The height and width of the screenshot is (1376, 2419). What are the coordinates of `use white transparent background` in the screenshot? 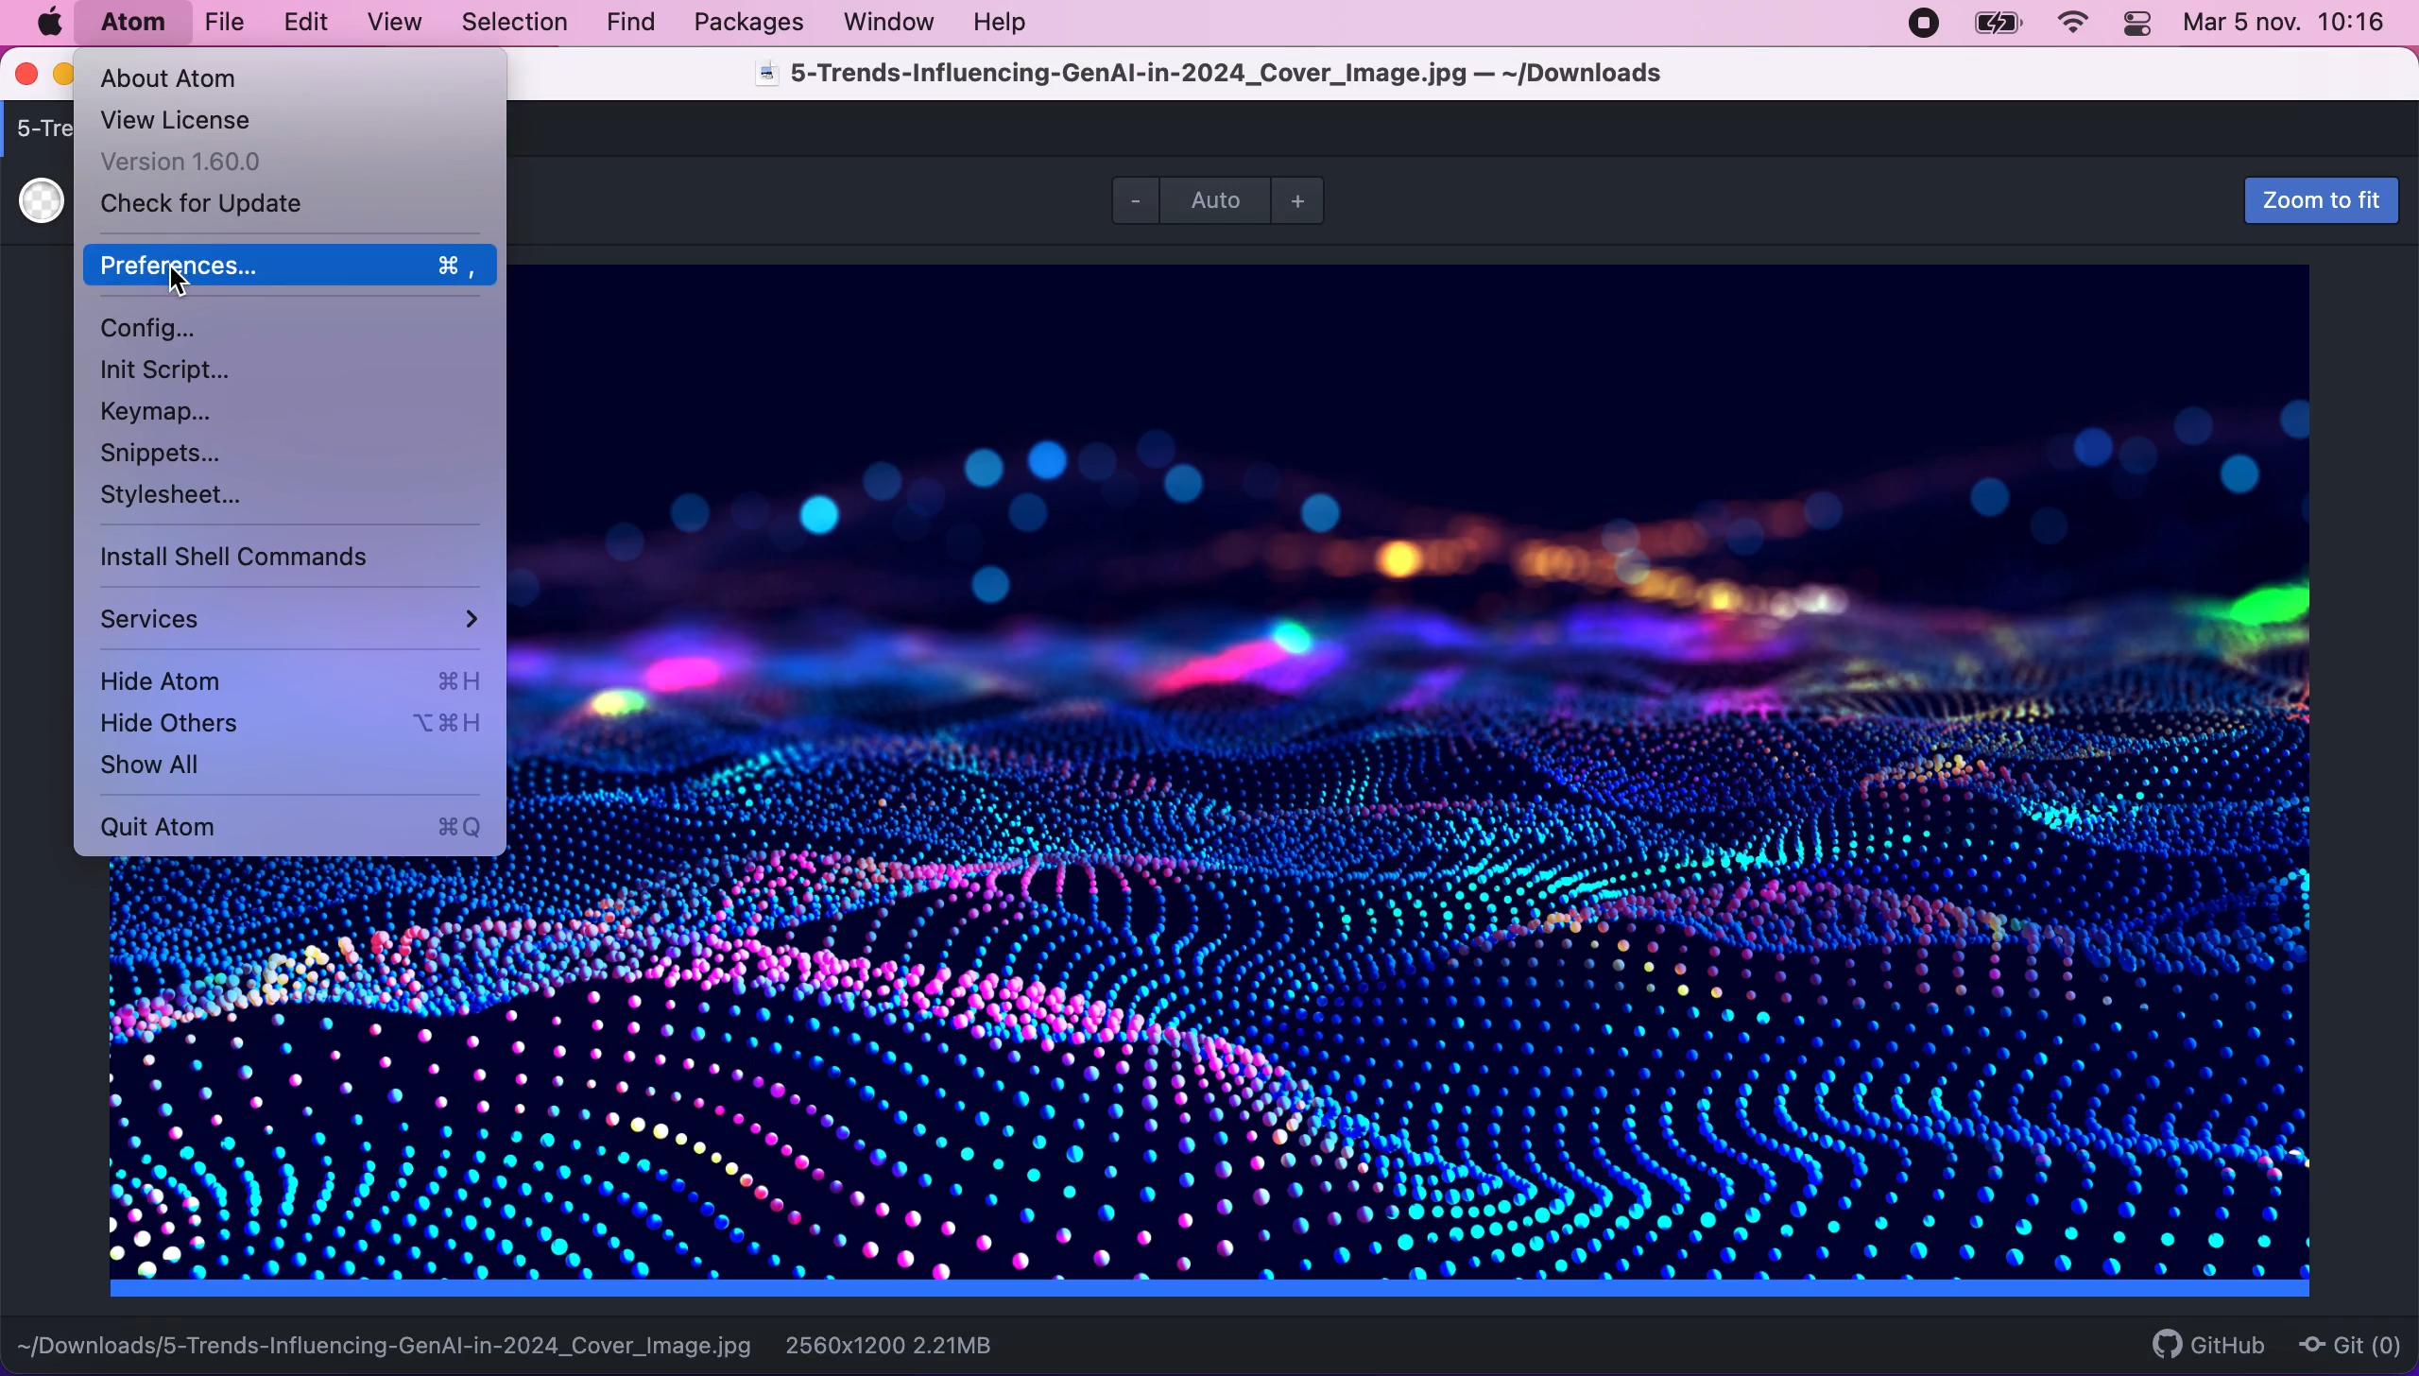 It's located at (41, 202).